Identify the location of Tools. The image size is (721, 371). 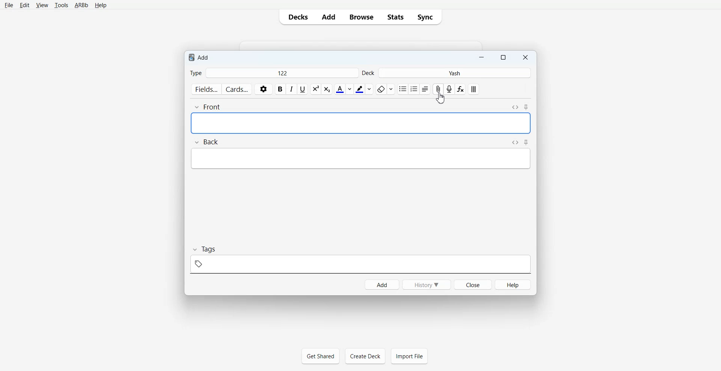
(60, 5).